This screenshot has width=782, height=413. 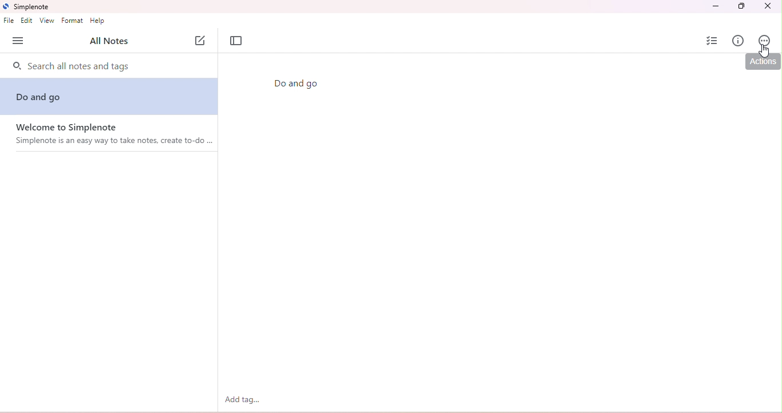 I want to click on open side bar, so click(x=18, y=41).